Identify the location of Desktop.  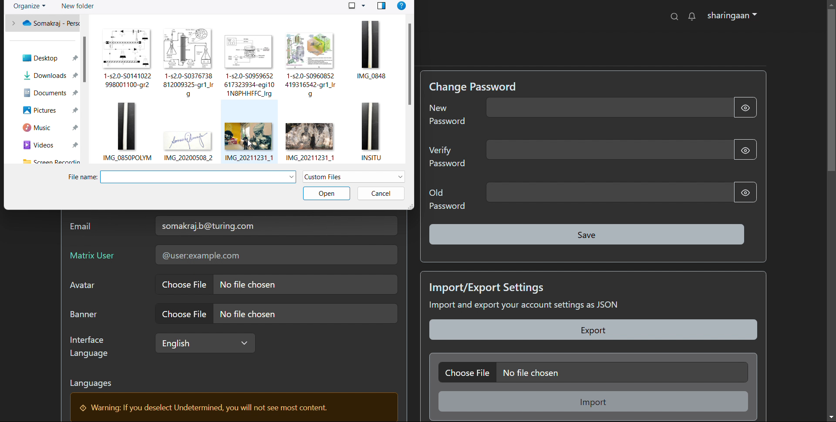
(44, 56).